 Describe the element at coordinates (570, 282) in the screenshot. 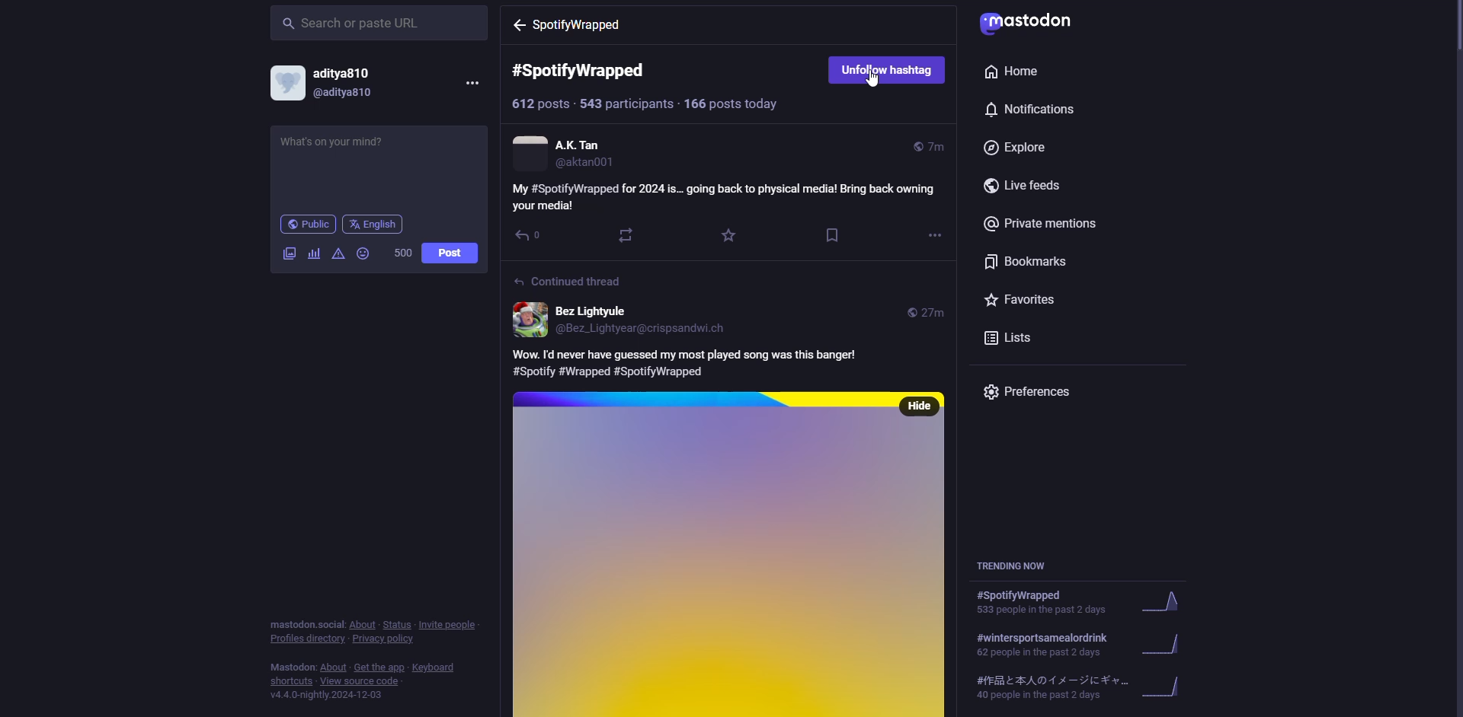

I see `continued` at that location.